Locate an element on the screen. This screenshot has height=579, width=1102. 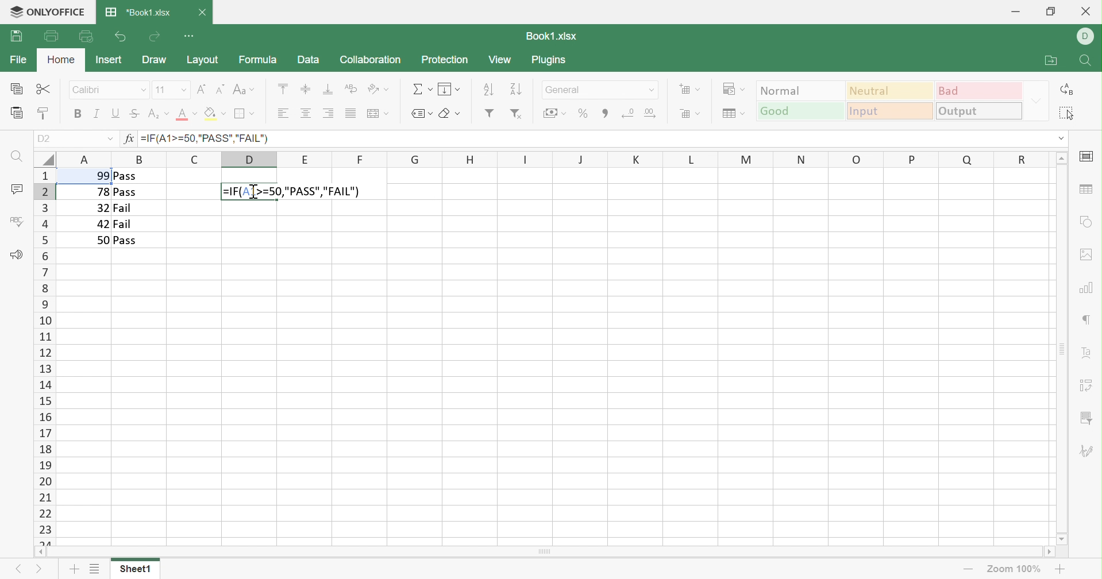
Decrease decimal is located at coordinates (627, 113).